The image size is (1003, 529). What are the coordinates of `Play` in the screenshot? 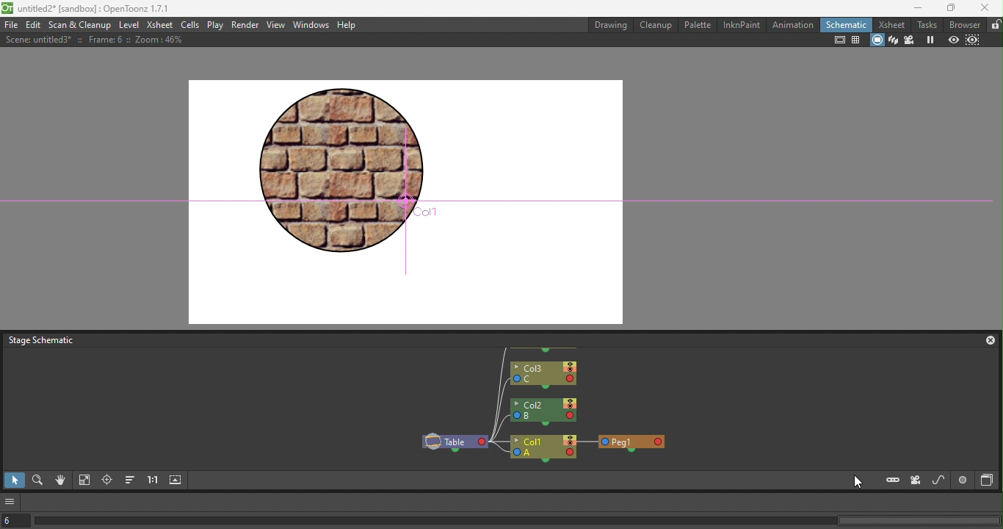 It's located at (215, 25).